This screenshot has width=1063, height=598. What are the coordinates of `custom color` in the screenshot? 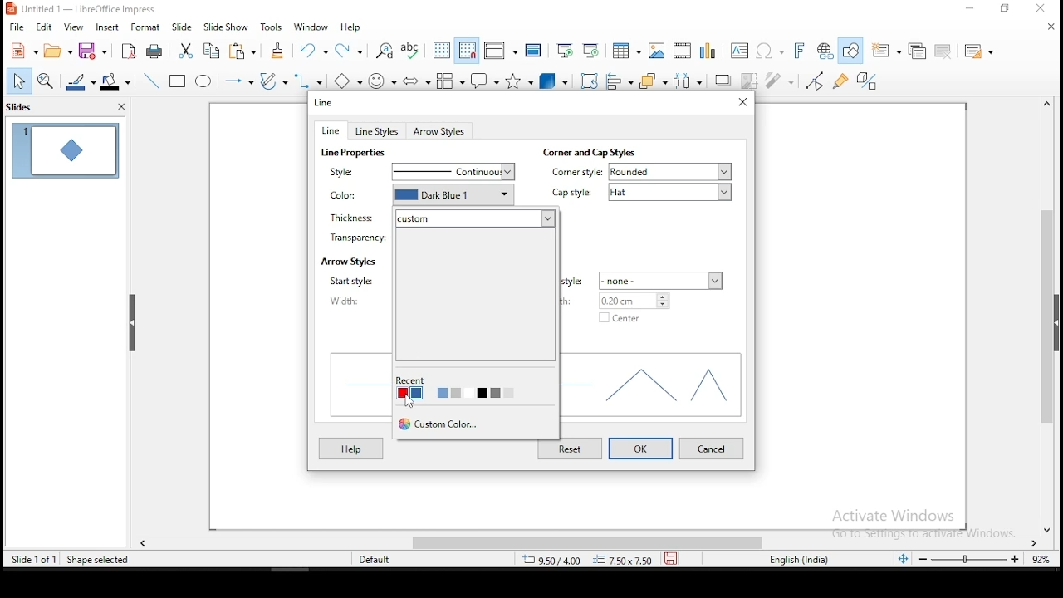 It's located at (440, 423).